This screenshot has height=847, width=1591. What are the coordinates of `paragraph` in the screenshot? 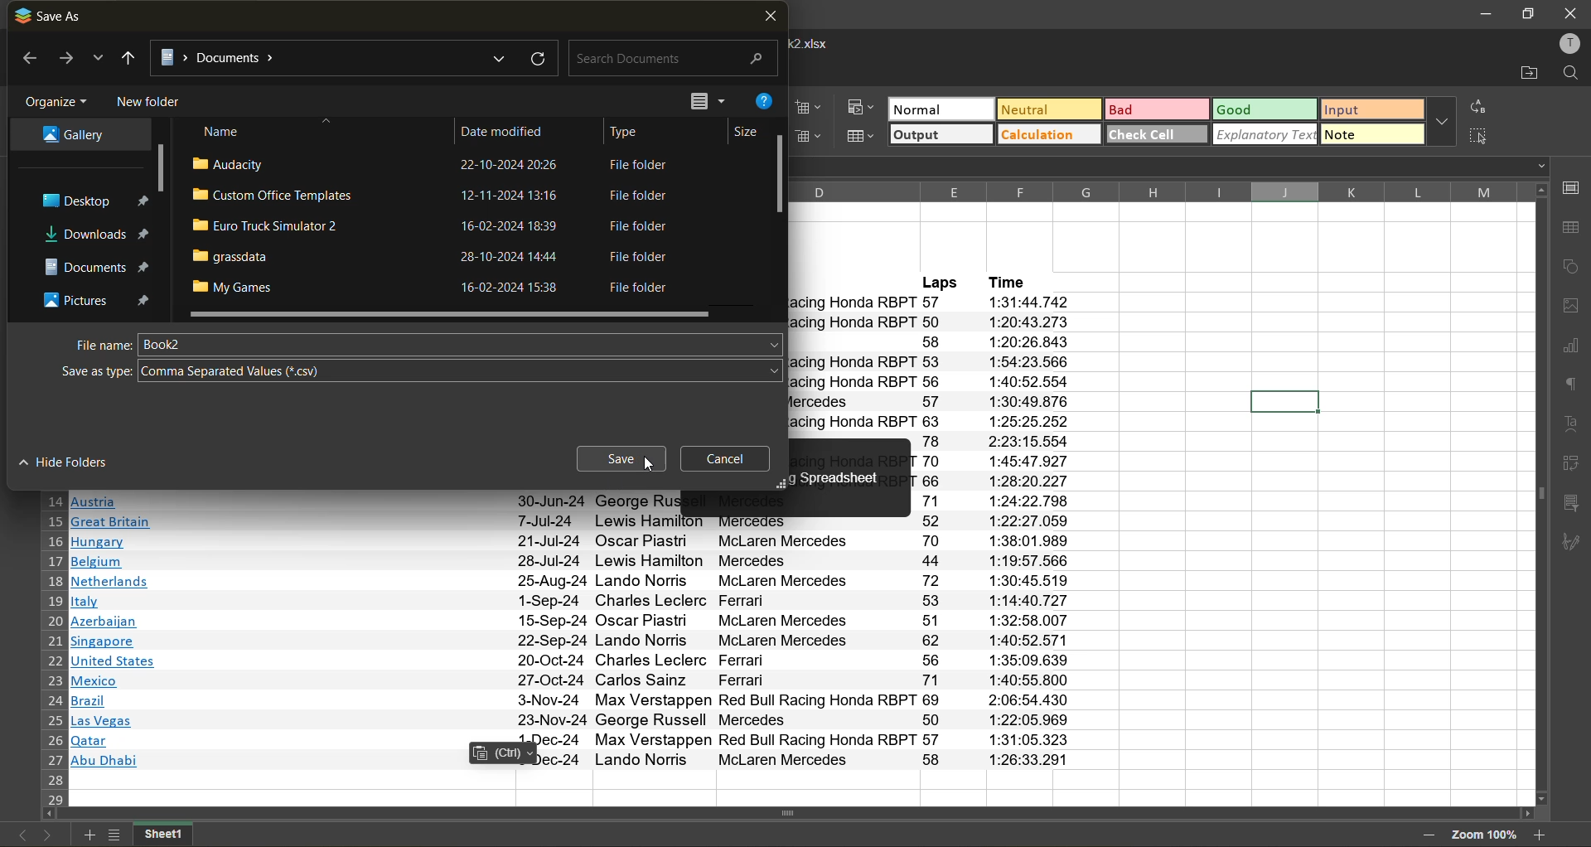 It's located at (1570, 387).